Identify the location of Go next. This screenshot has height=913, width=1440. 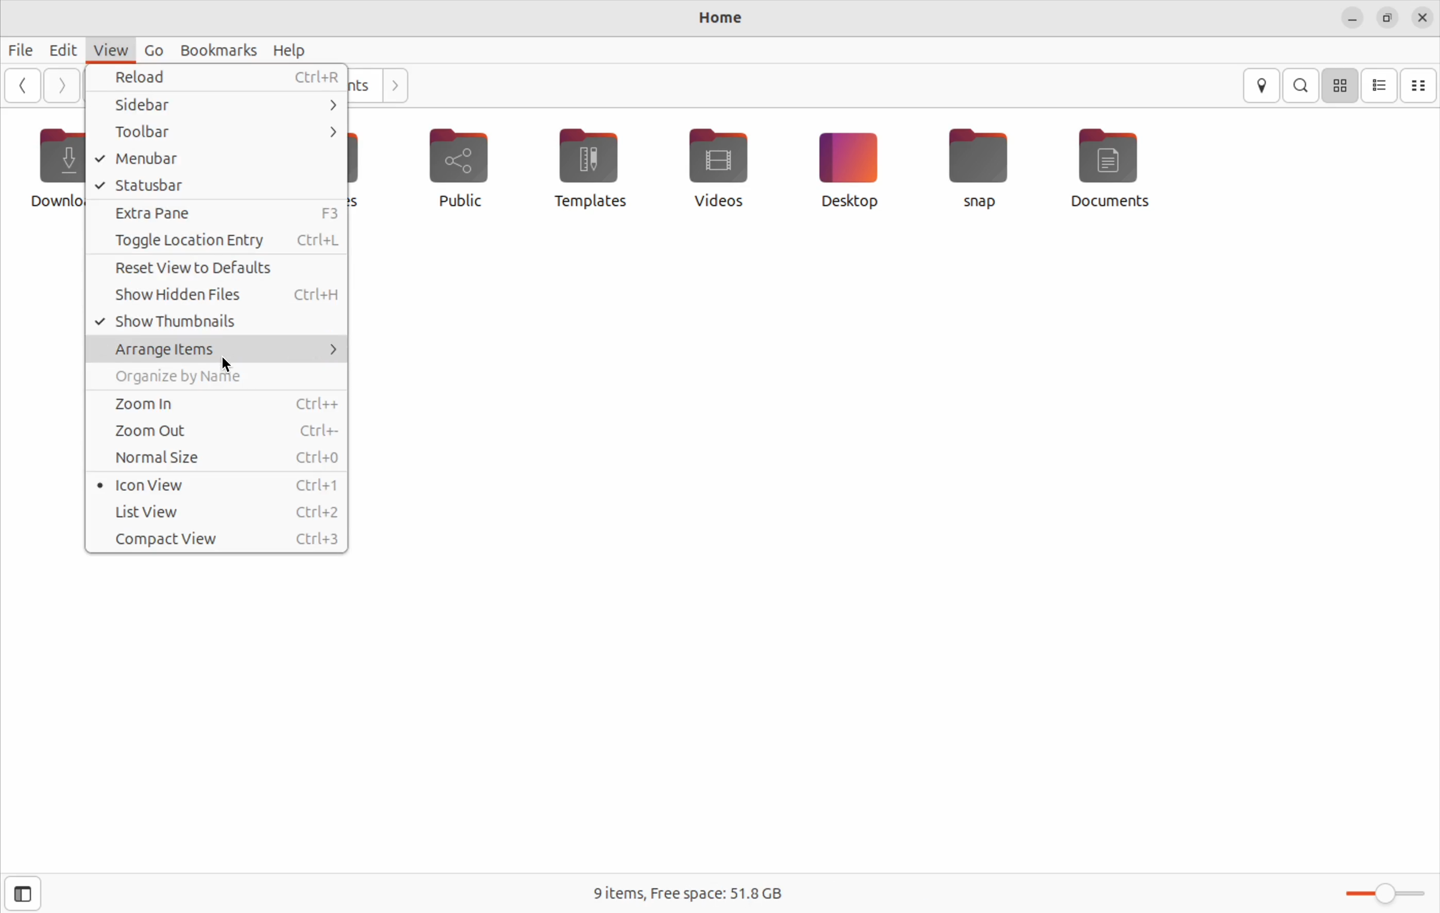
(393, 83).